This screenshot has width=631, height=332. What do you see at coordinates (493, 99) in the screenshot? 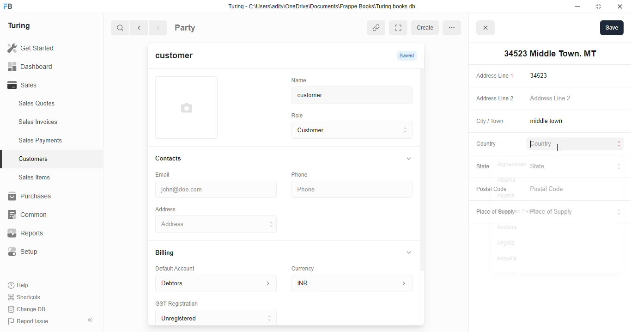
I see `Address Line 2` at bounding box center [493, 99].